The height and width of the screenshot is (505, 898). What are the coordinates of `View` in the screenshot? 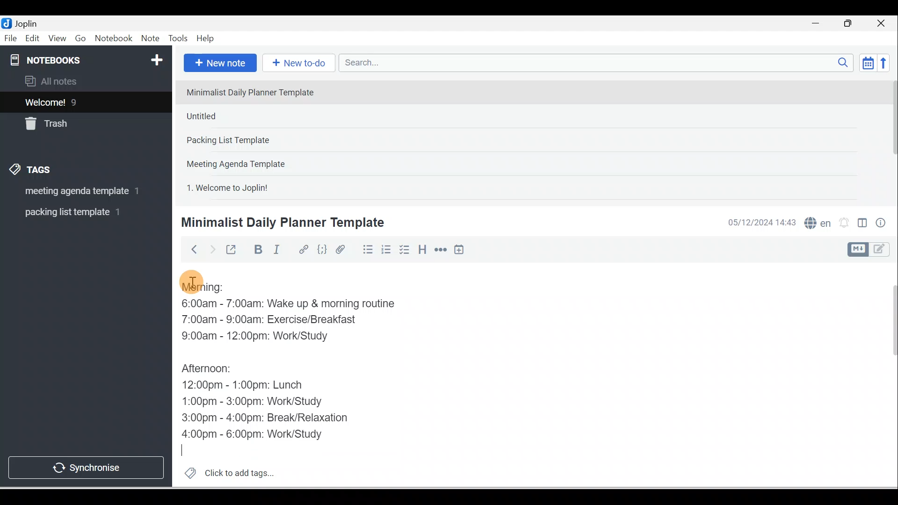 It's located at (57, 39).